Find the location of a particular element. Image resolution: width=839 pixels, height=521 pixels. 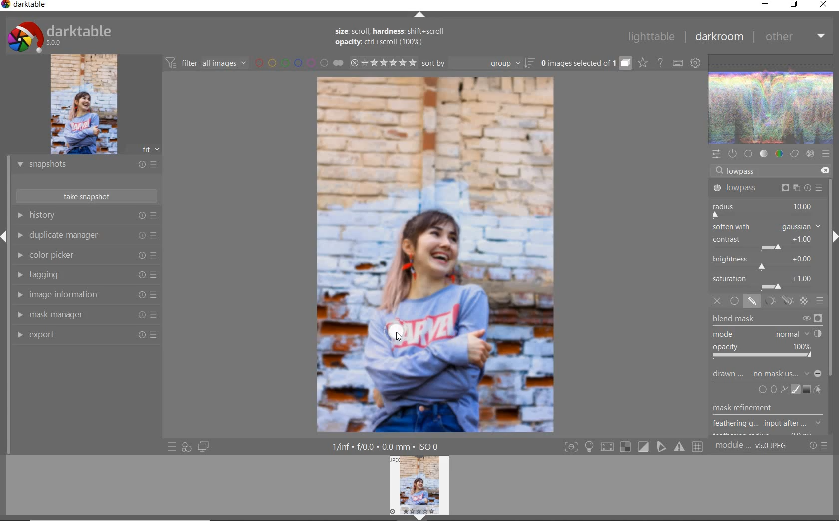

soften with is located at coordinates (767, 226).